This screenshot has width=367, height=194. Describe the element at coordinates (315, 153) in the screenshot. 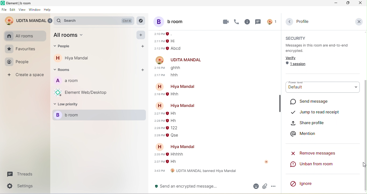

I see `remove messages` at that location.